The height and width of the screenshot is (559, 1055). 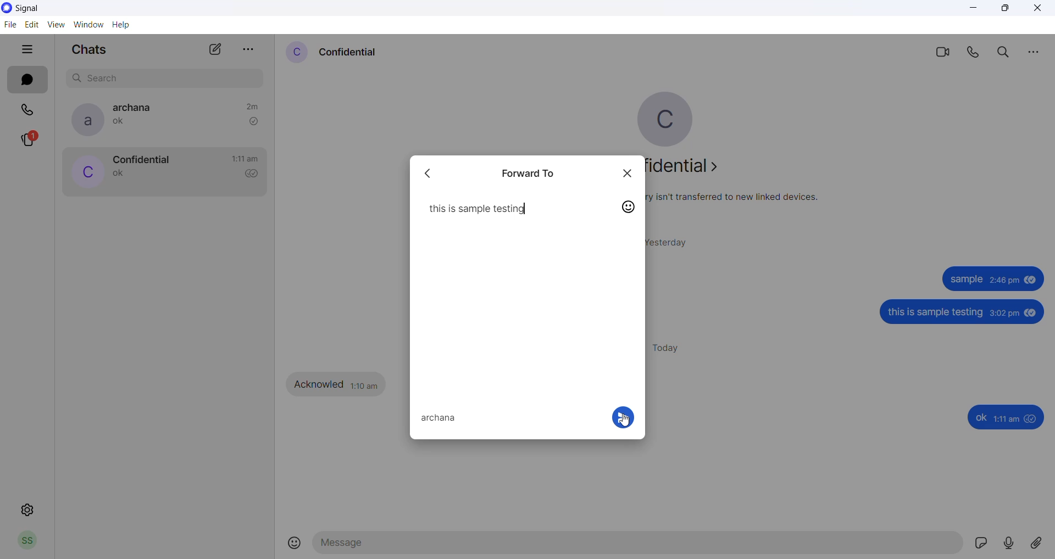 I want to click on application name and logo, so click(x=37, y=8).